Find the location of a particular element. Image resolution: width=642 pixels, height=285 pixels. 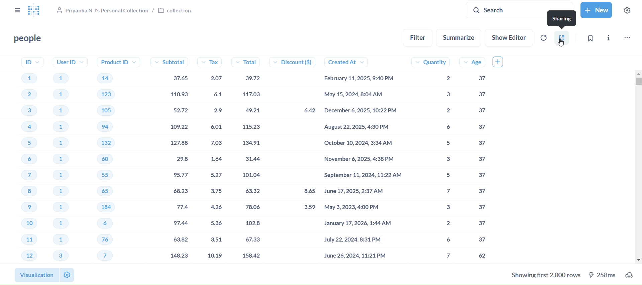

add column is located at coordinates (502, 62).